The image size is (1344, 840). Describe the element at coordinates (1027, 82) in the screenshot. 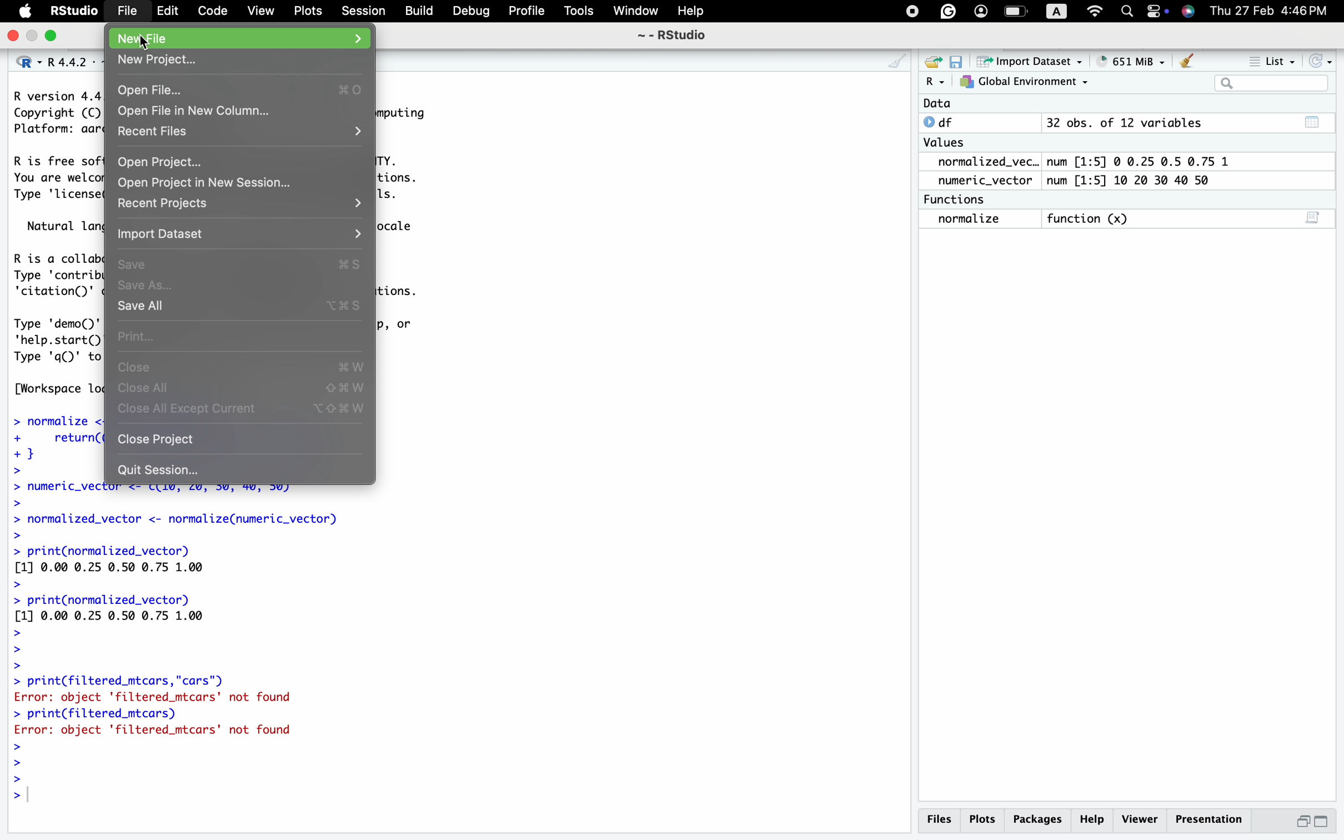

I see `7} Global Environment ~` at that location.